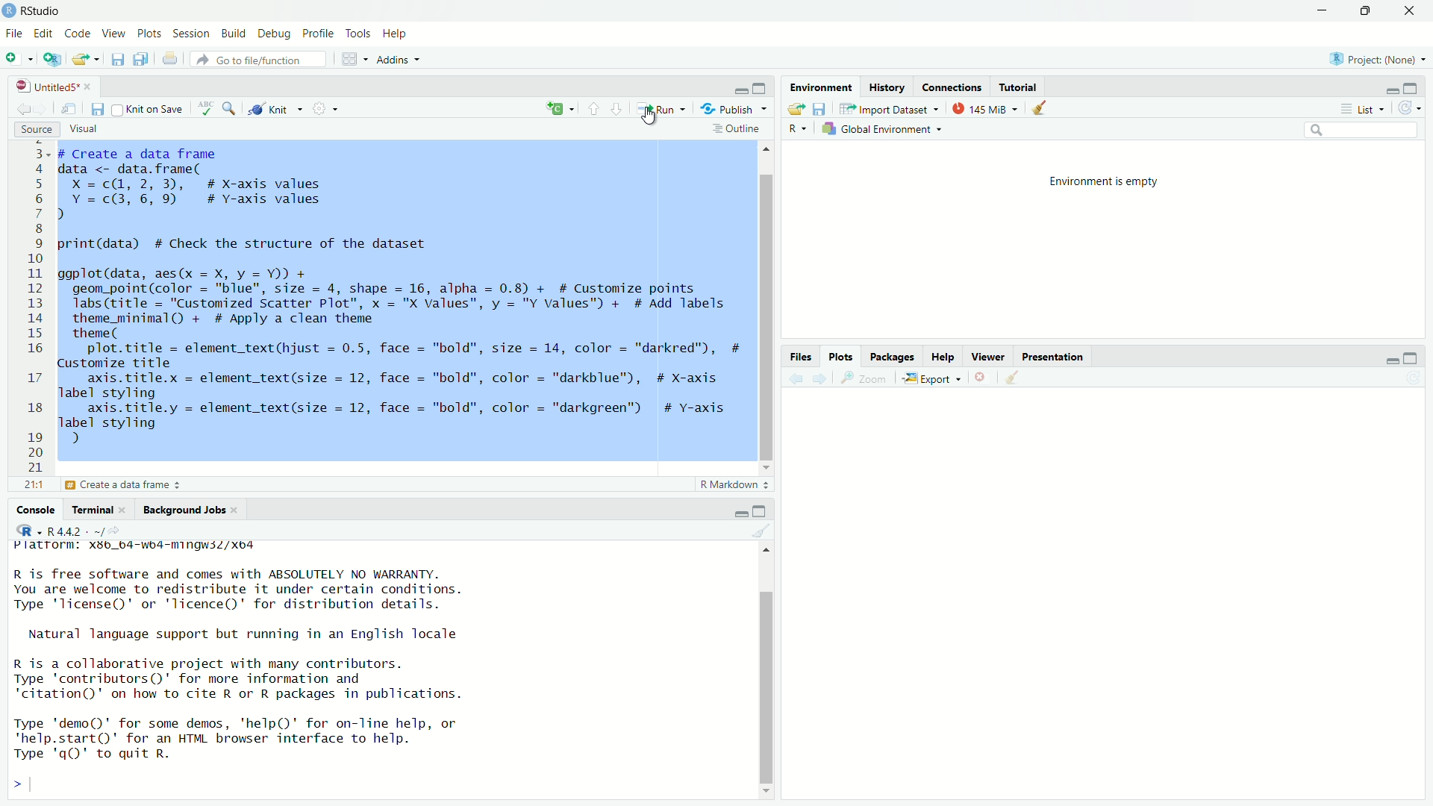 The height and width of the screenshot is (806, 1433). Describe the element at coordinates (616, 108) in the screenshot. I see `Go to the next section/chunk` at that location.